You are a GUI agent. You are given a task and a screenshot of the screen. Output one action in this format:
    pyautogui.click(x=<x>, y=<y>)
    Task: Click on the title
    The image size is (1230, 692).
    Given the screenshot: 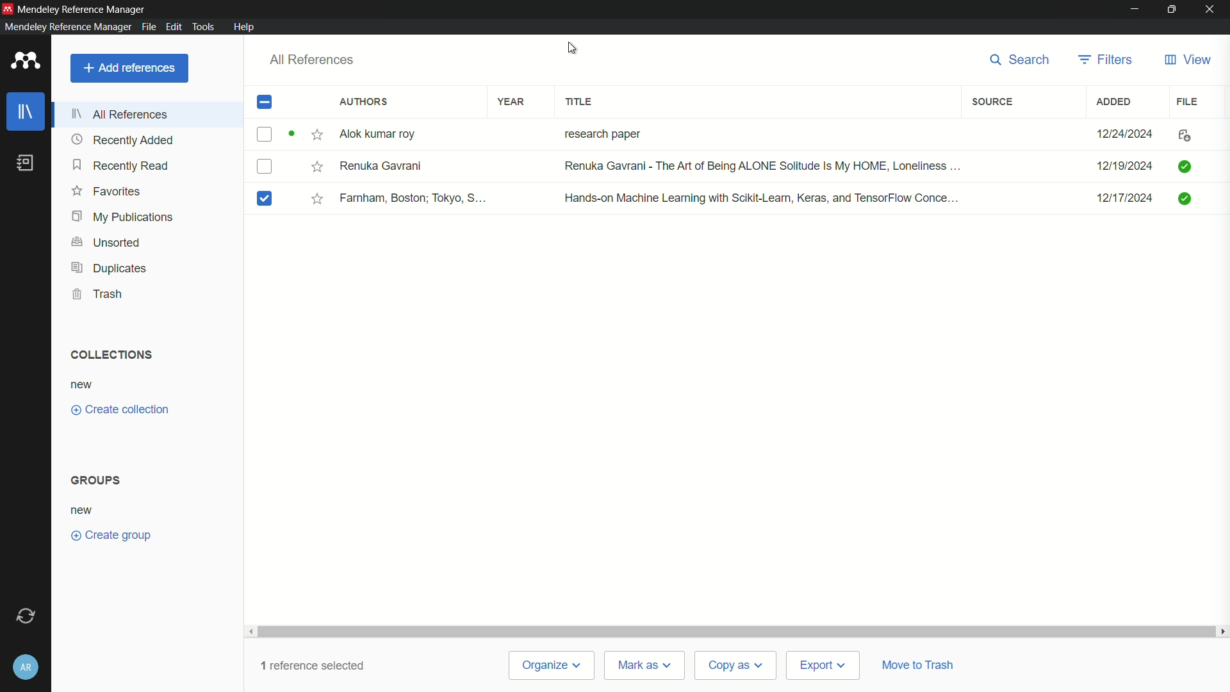 What is the action you would take?
    pyautogui.click(x=582, y=102)
    